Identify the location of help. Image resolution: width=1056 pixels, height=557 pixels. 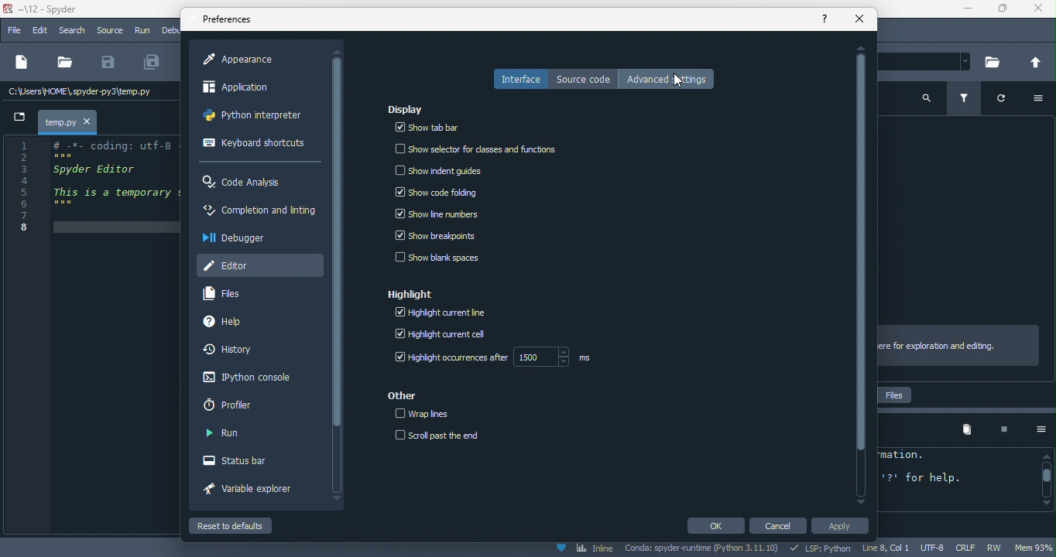
(238, 323).